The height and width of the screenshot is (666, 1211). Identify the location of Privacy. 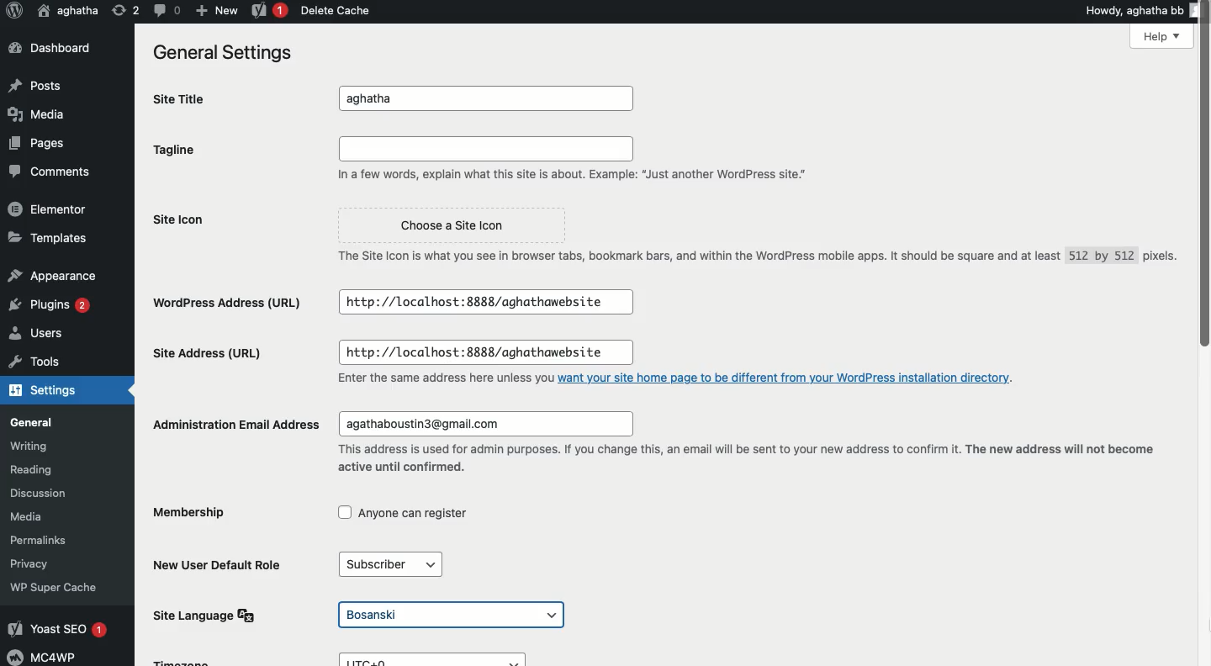
(37, 563).